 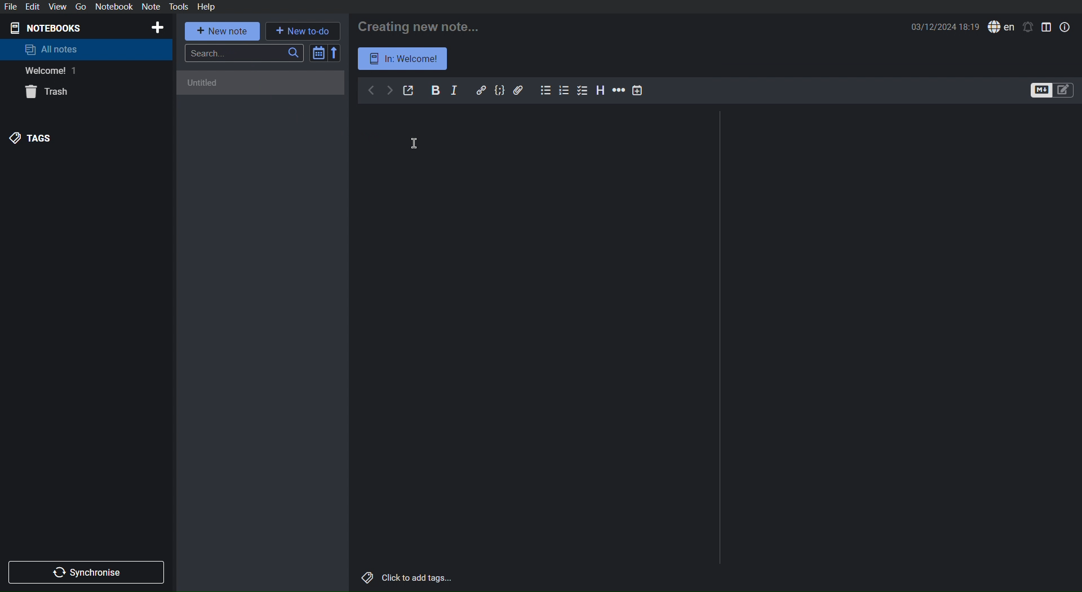 What do you see at coordinates (546, 90) in the screenshot?
I see `` at bounding box center [546, 90].